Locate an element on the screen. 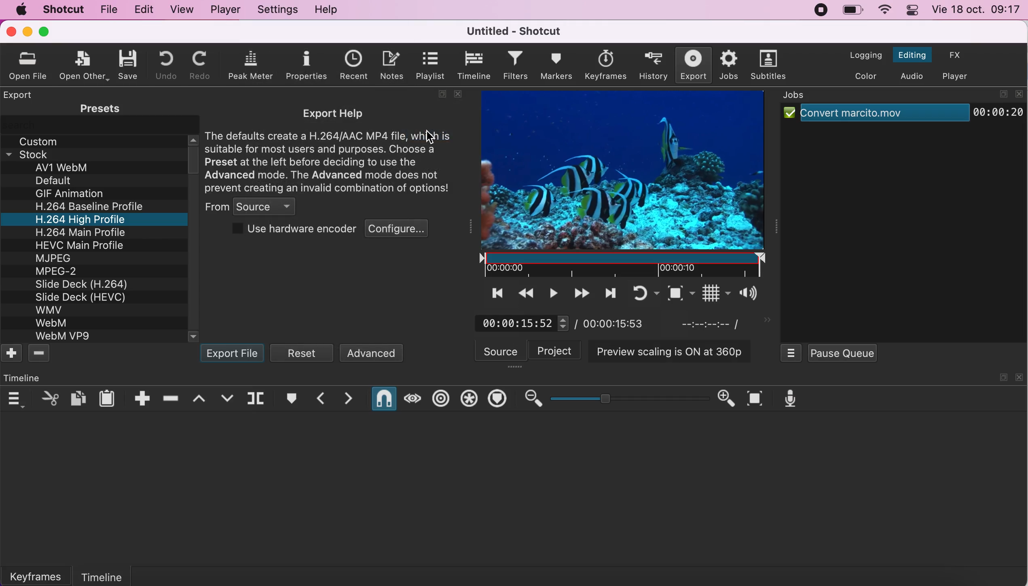 Image resolution: width=1028 pixels, height=586 pixels. save is located at coordinates (129, 63).